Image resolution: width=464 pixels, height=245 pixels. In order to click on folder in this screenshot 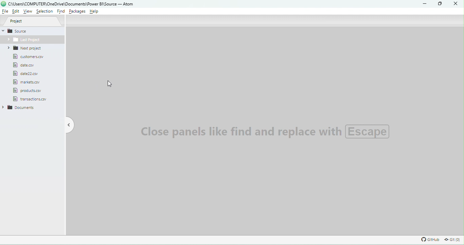, I will do `click(28, 99)`.